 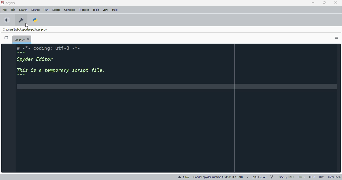 I want to click on conda: spyder-runtime (python 3. 11. 10), so click(x=218, y=177).